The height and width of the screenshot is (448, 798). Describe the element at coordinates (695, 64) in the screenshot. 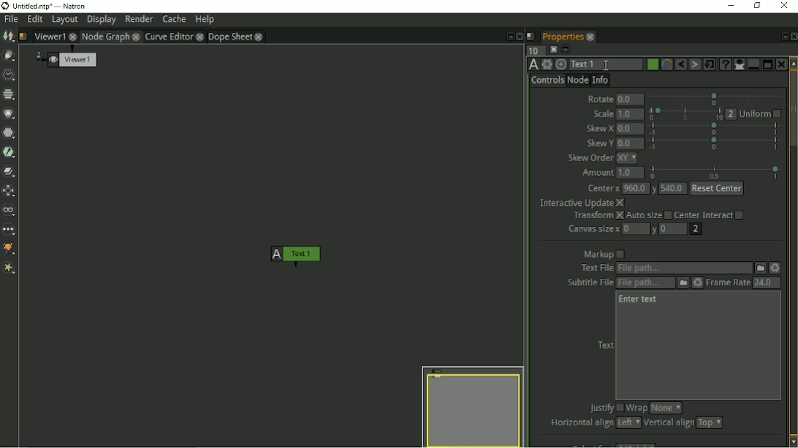

I see `Redo` at that location.